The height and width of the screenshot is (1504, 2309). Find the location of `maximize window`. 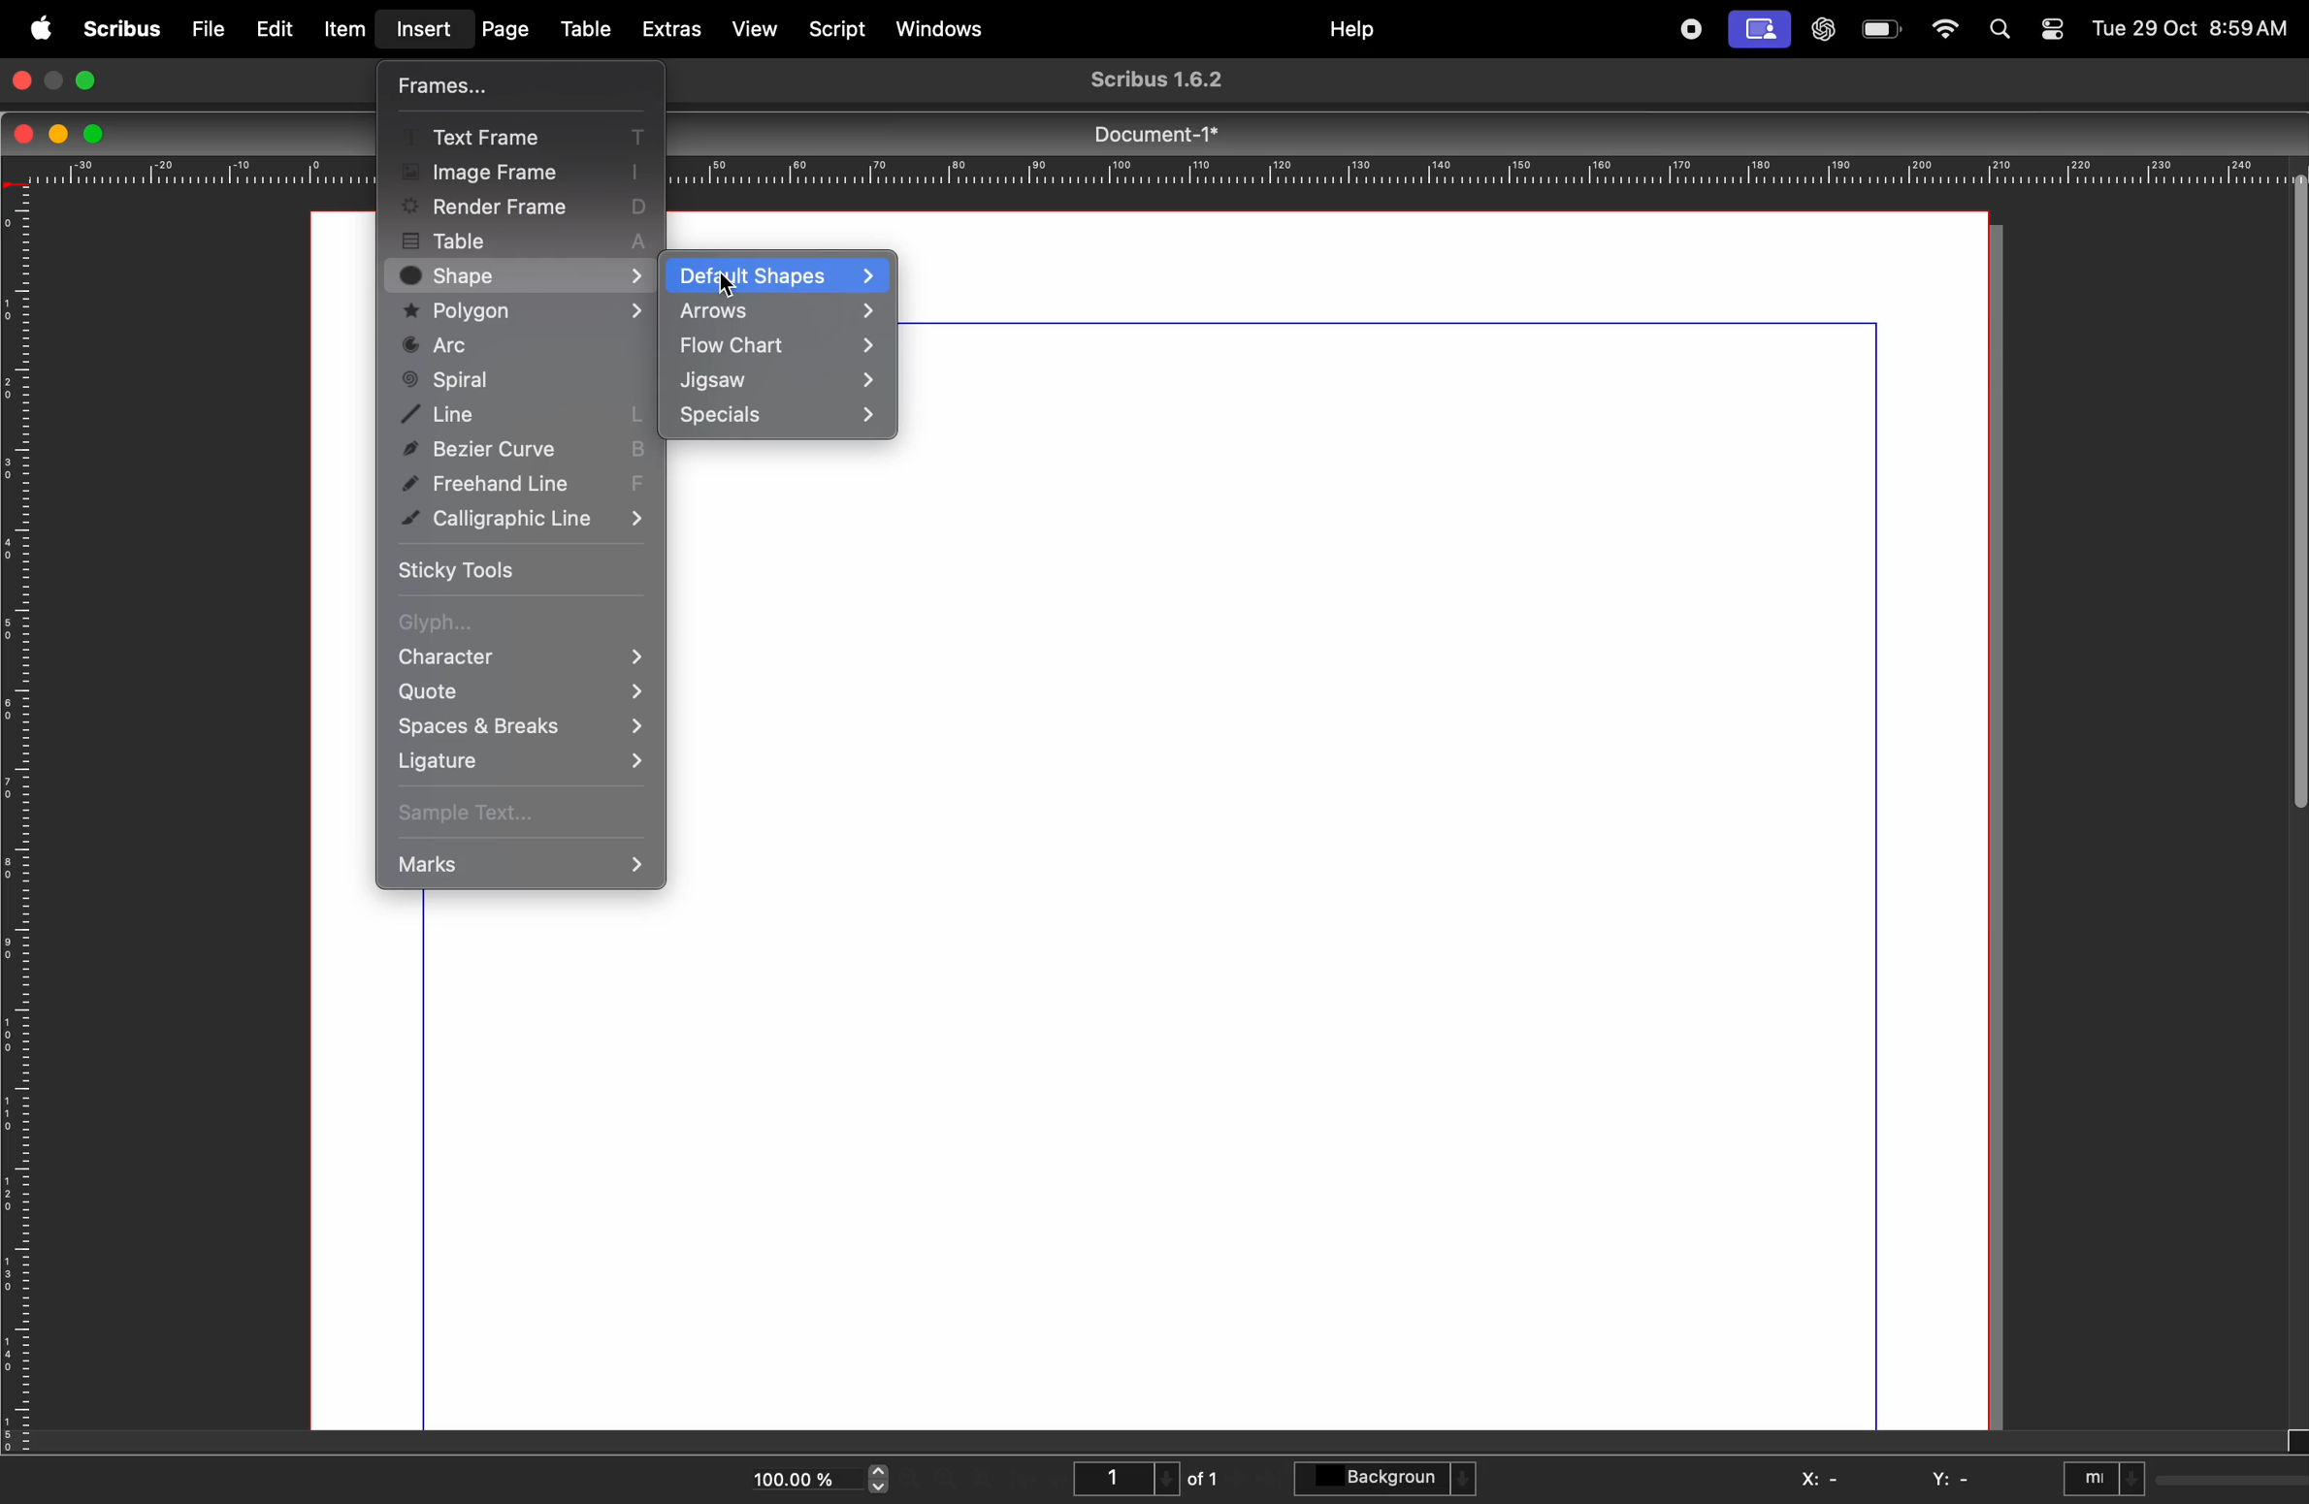

maximize window is located at coordinates (93, 79).